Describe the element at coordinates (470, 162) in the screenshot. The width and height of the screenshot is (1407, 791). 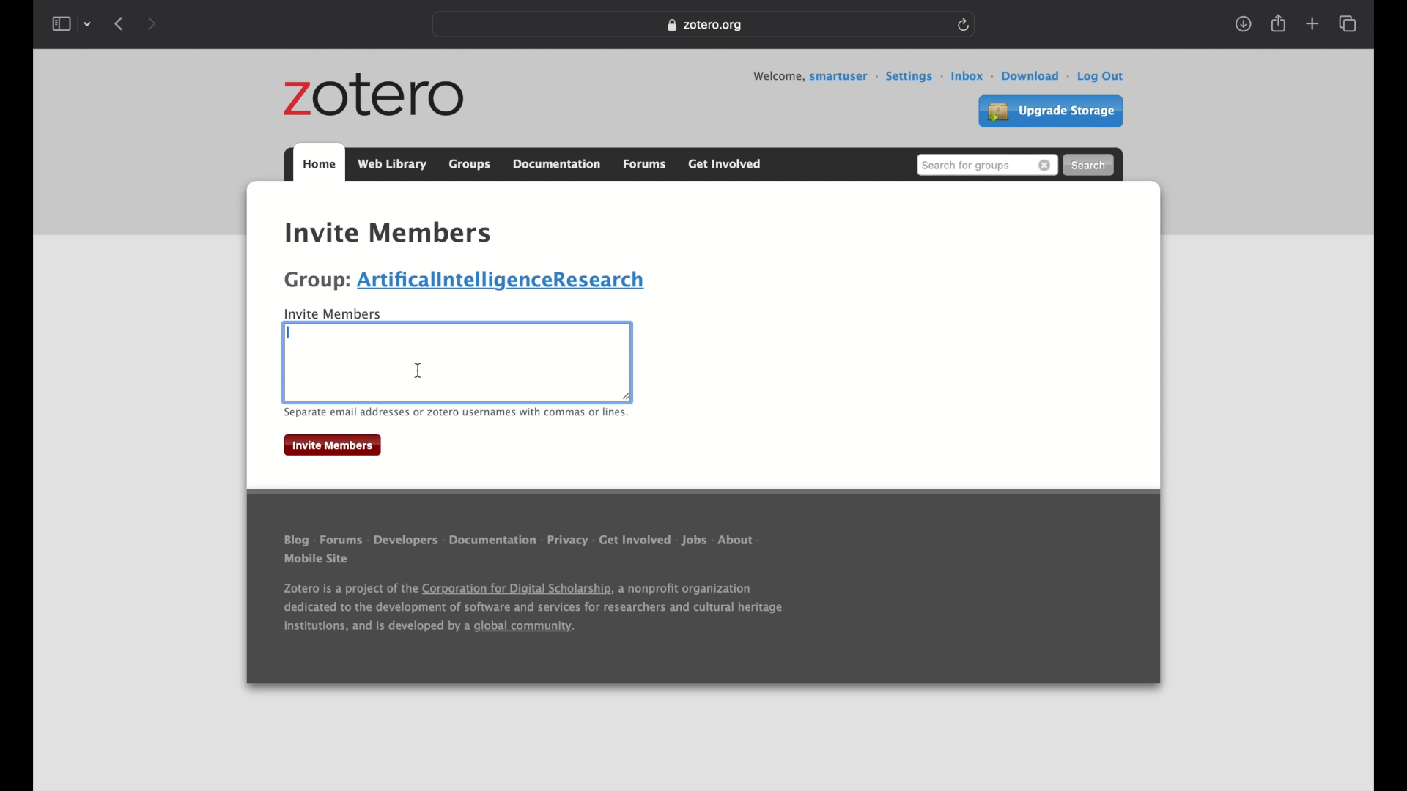
I see `groups tab` at that location.